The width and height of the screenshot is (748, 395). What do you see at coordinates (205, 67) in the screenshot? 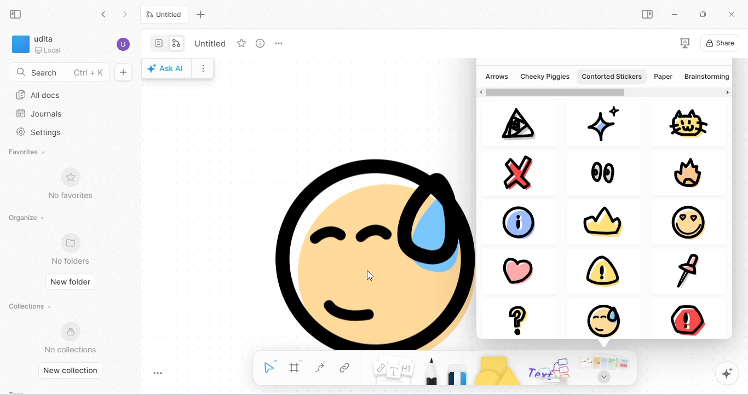
I see `Options` at bounding box center [205, 67].